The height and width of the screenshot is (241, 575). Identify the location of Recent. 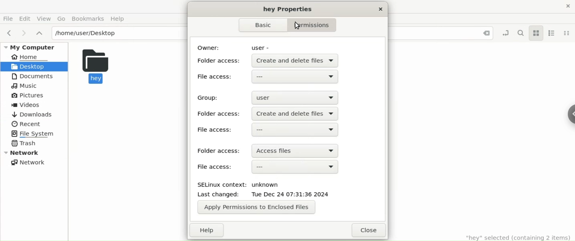
(26, 124).